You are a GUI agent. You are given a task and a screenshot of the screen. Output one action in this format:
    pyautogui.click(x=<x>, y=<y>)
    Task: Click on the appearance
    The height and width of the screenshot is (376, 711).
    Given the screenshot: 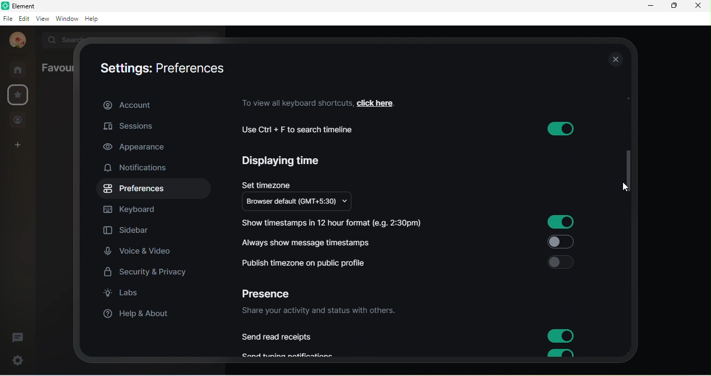 What is the action you would take?
    pyautogui.click(x=137, y=148)
    